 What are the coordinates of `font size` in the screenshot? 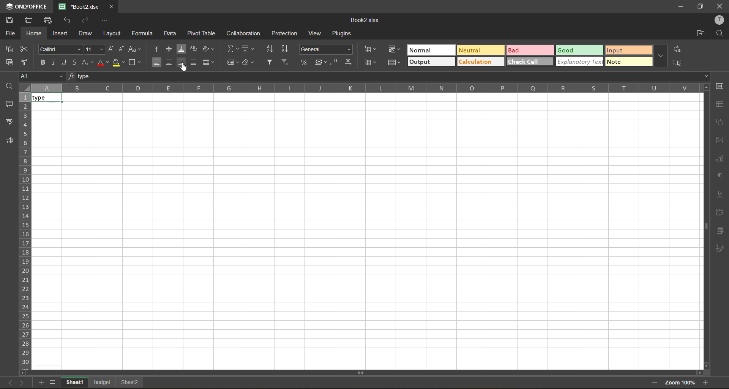 It's located at (93, 49).